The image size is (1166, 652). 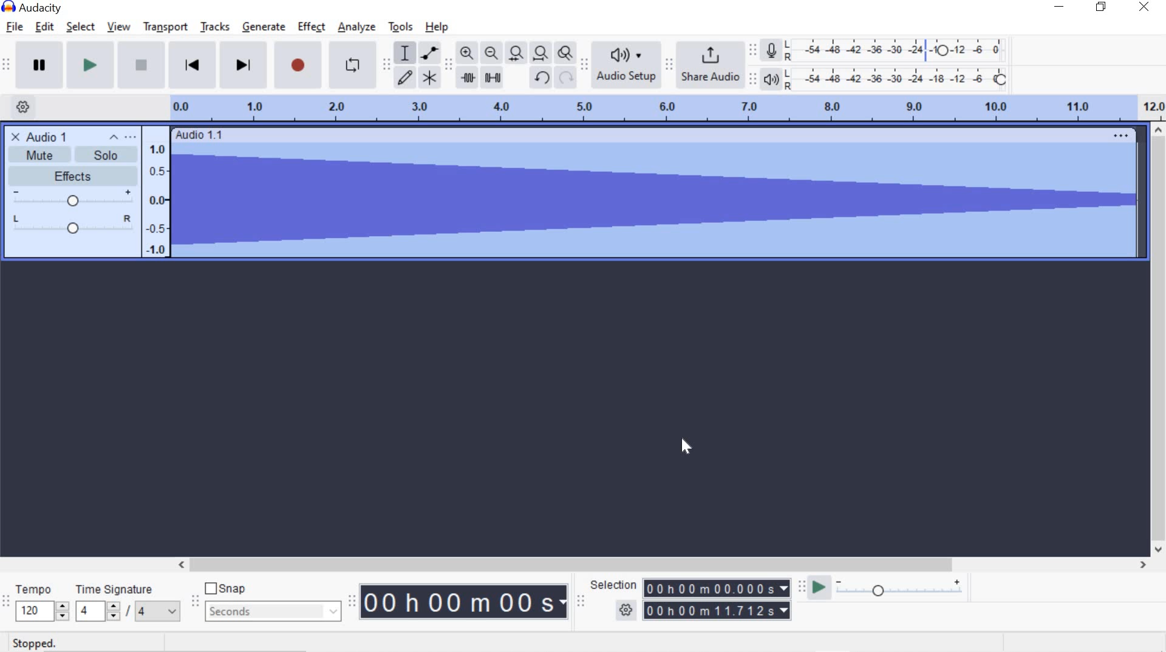 I want to click on Fit selection to width, so click(x=514, y=55).